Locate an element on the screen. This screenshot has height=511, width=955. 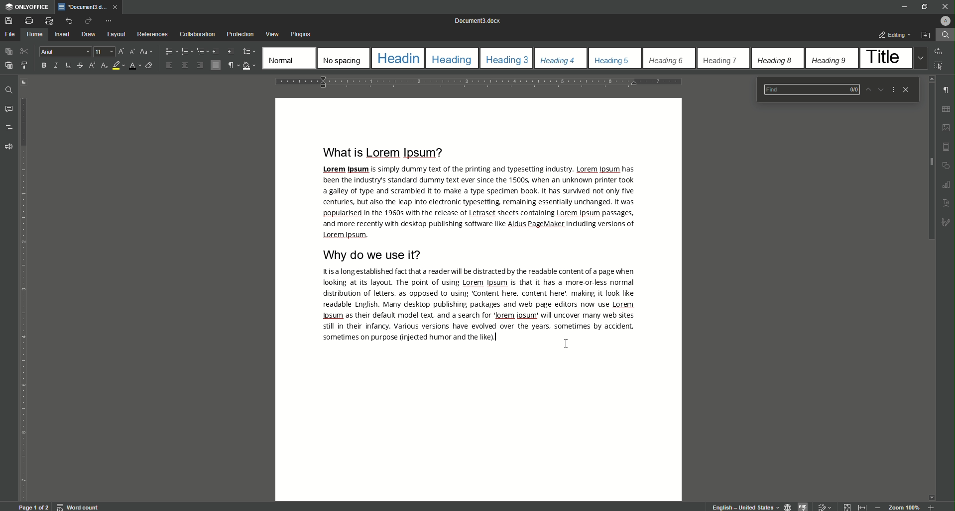
Restore is located at coordinates (924, 6).